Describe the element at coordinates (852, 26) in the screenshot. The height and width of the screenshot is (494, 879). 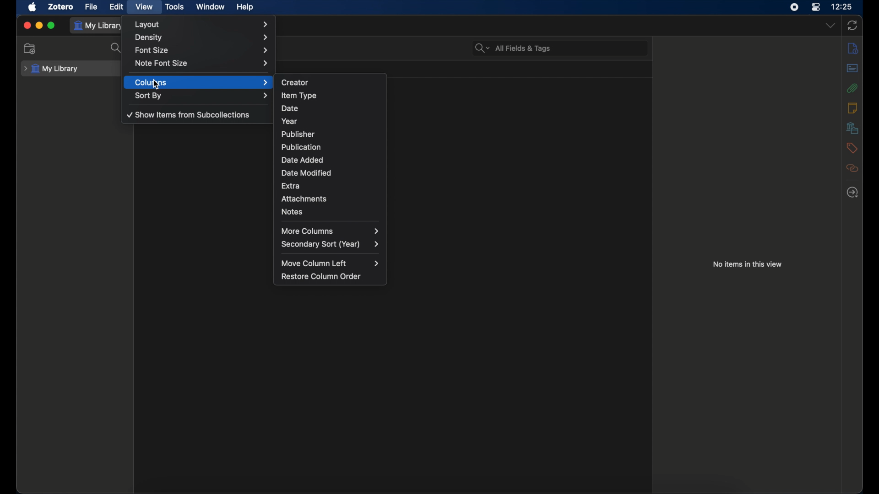
I see `sync` at that location.